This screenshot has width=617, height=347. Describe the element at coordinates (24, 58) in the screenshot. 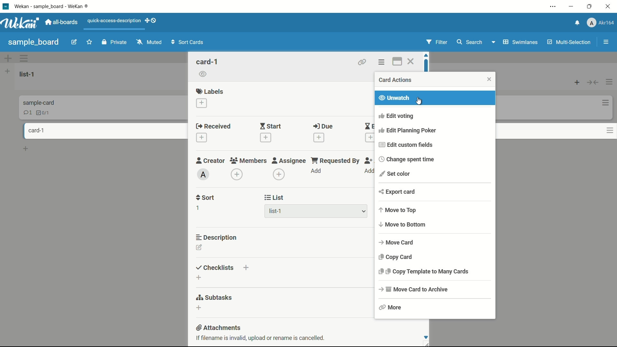

I see `swimlane actions` at that location.